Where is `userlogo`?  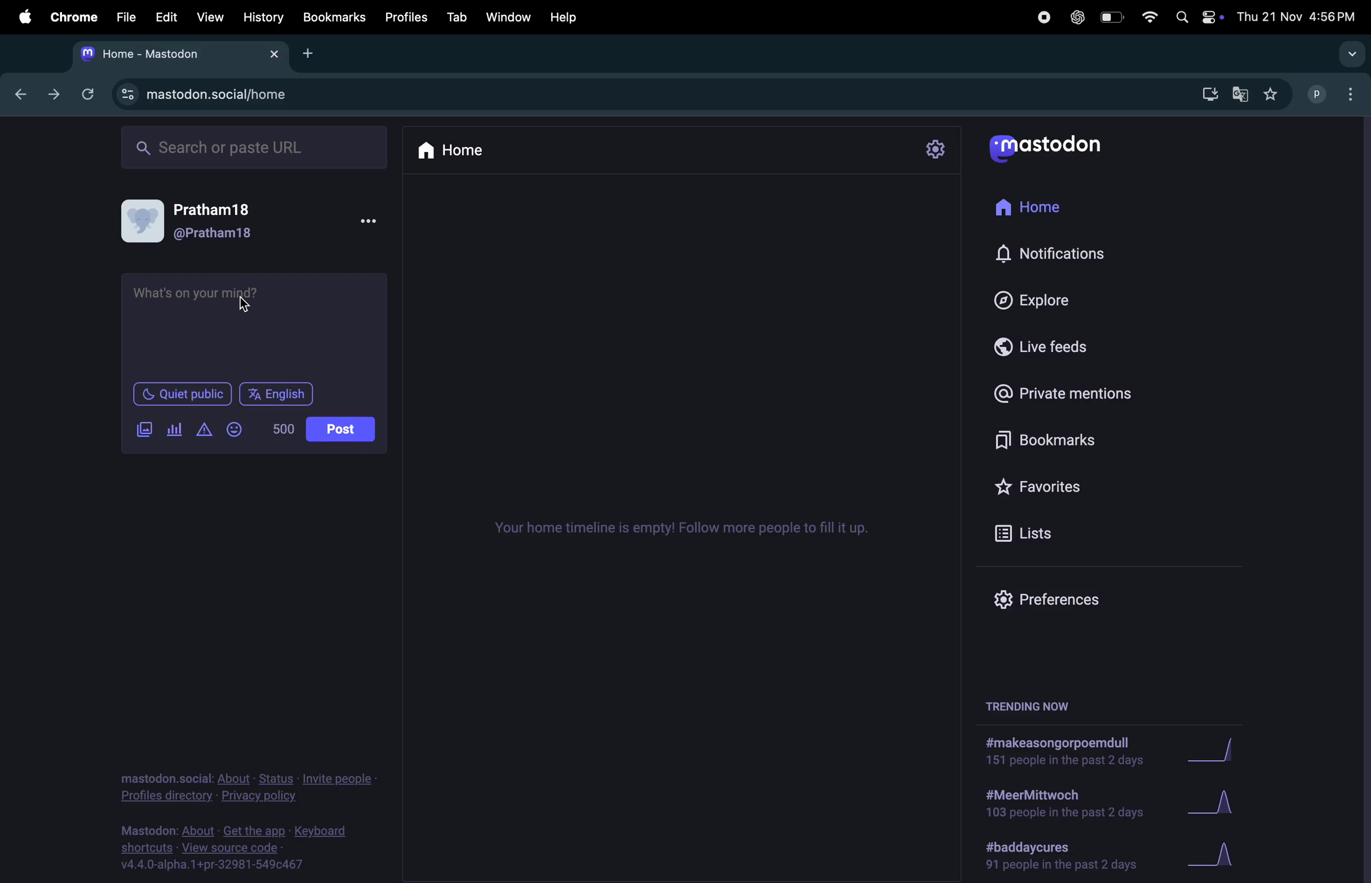 userlogo is located at coordinates (1045, 149).